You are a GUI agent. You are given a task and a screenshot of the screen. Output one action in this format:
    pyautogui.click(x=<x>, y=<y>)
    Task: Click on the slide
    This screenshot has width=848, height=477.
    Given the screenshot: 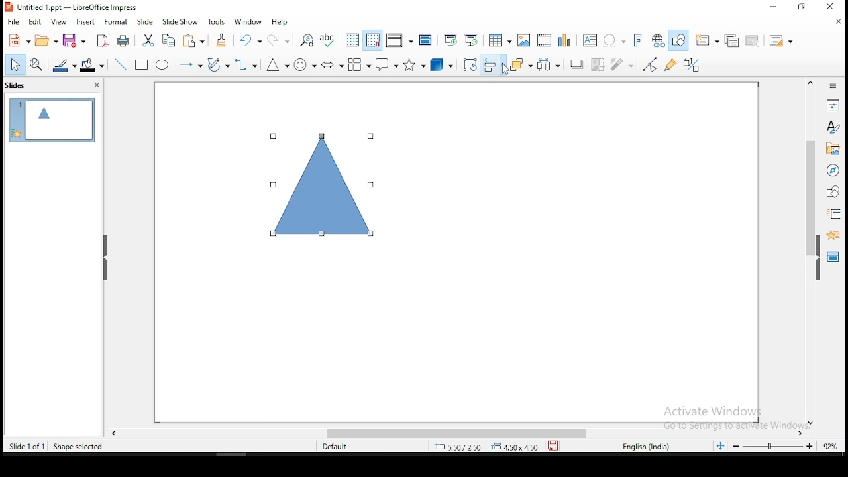 What is the action you would take?
    pyautogui.click(x=146, y=20)
    